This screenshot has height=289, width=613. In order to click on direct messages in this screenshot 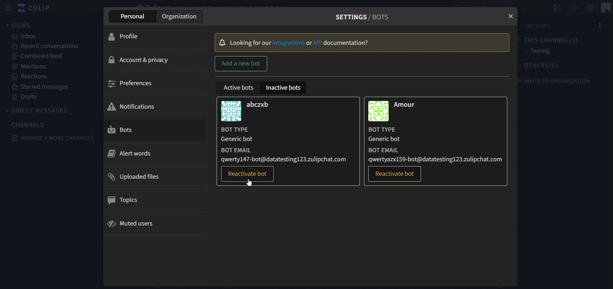, I will do `click(46, 110)`.